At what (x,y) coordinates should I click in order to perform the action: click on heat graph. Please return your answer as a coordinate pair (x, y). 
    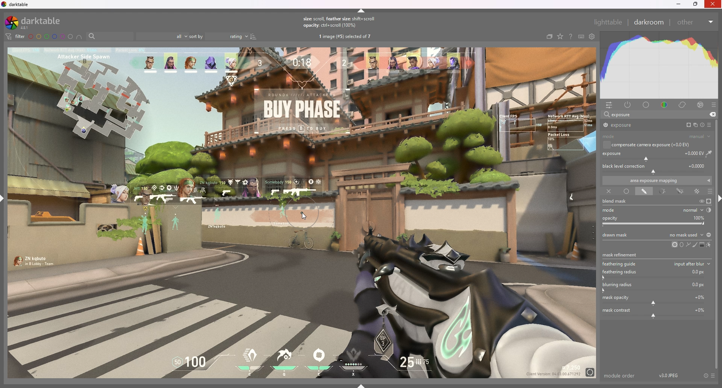
    Looking at the image, I should click on (658, 65).